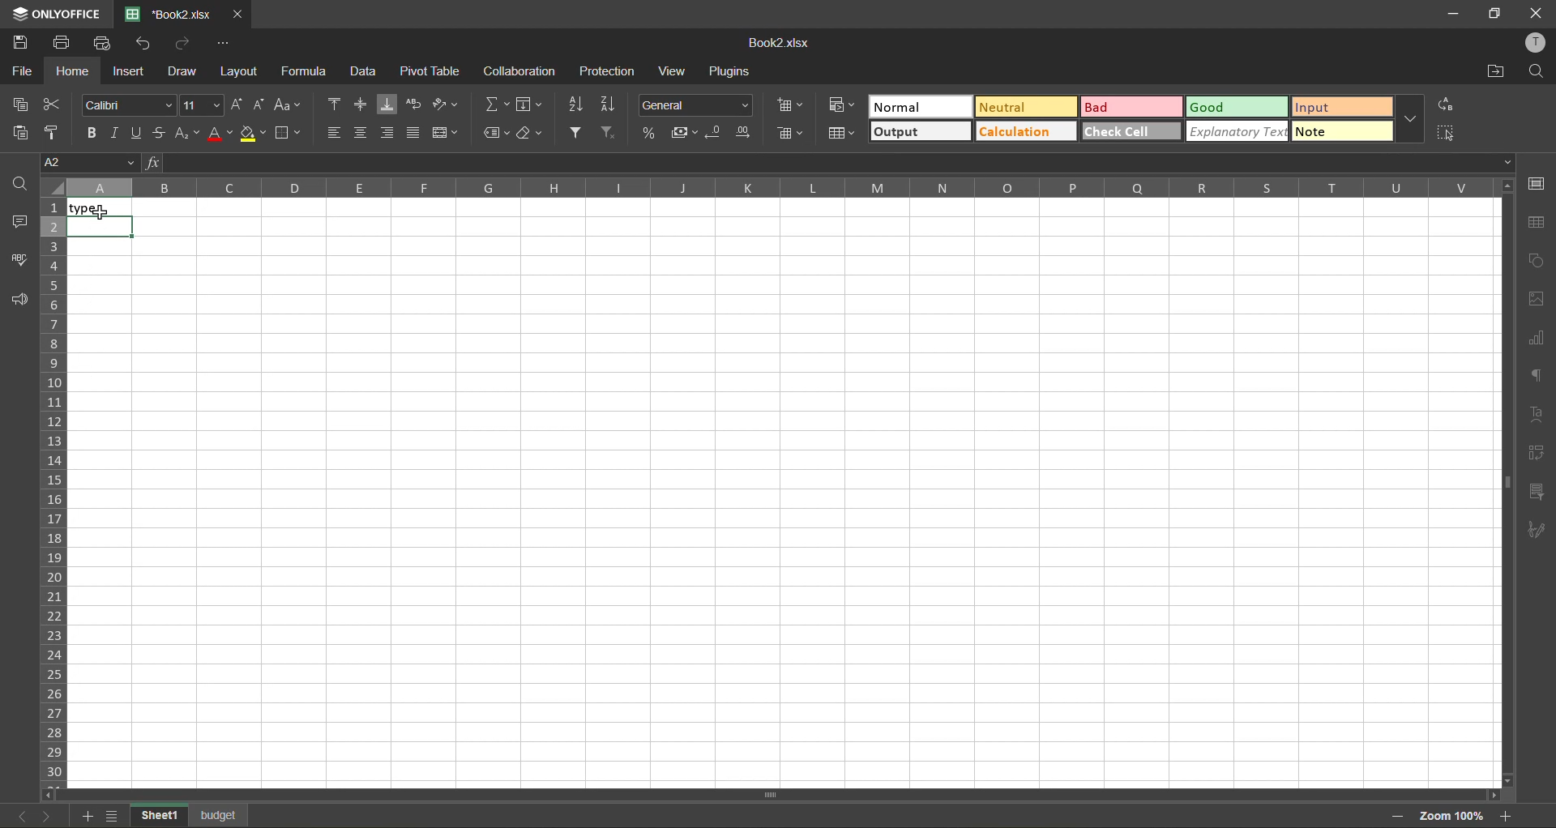  Describe the element at coordinates (1538, 74) in the screenshot. I see `find` at that location.